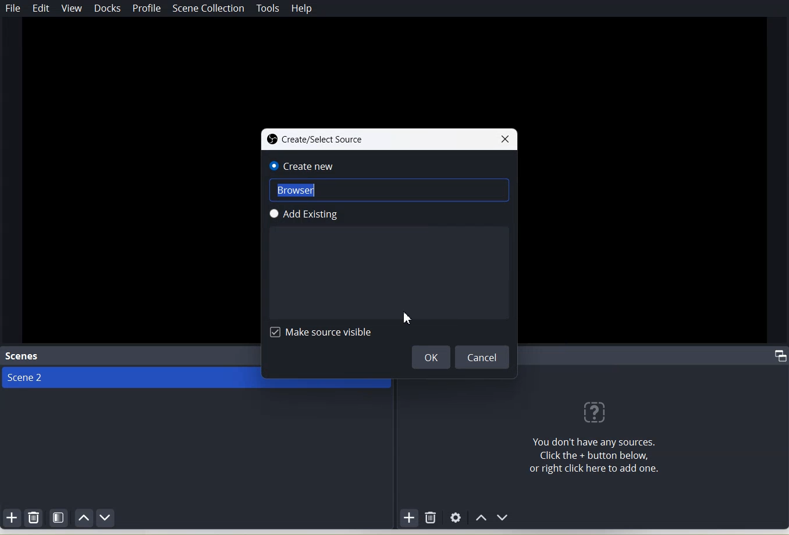 This screenshot has width=789, height=535. Describe the element at coordinates (59, 517) in the screenshot. I see `Open Scene Filter` at that location.